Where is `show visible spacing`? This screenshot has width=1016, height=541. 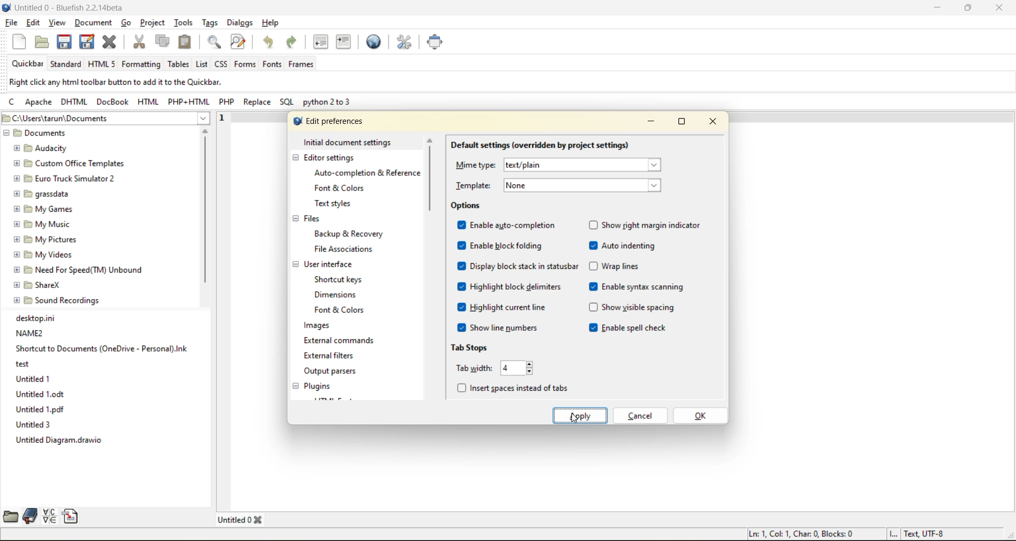 show visible spacing is located at coordinates (632, 309).